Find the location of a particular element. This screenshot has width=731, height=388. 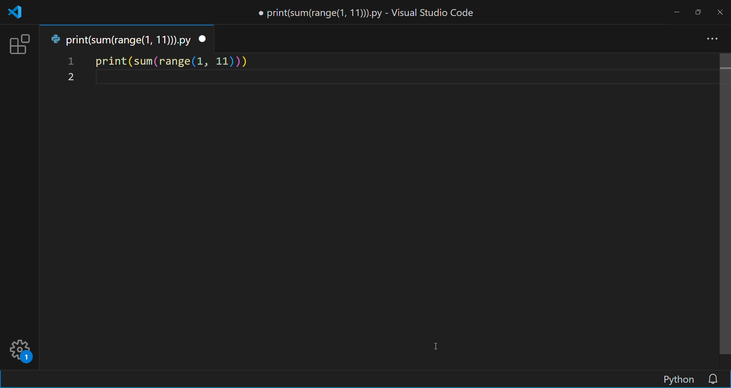

print(sum(range(1, 11))).py - Visual Studio Code is located at coordinates (365, 13).